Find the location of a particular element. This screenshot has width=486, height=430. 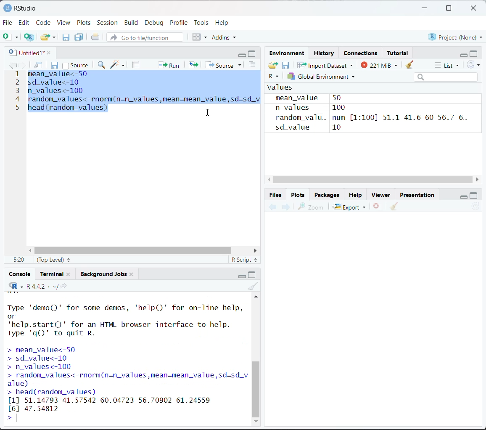

run is located at coordinates (168, 64).